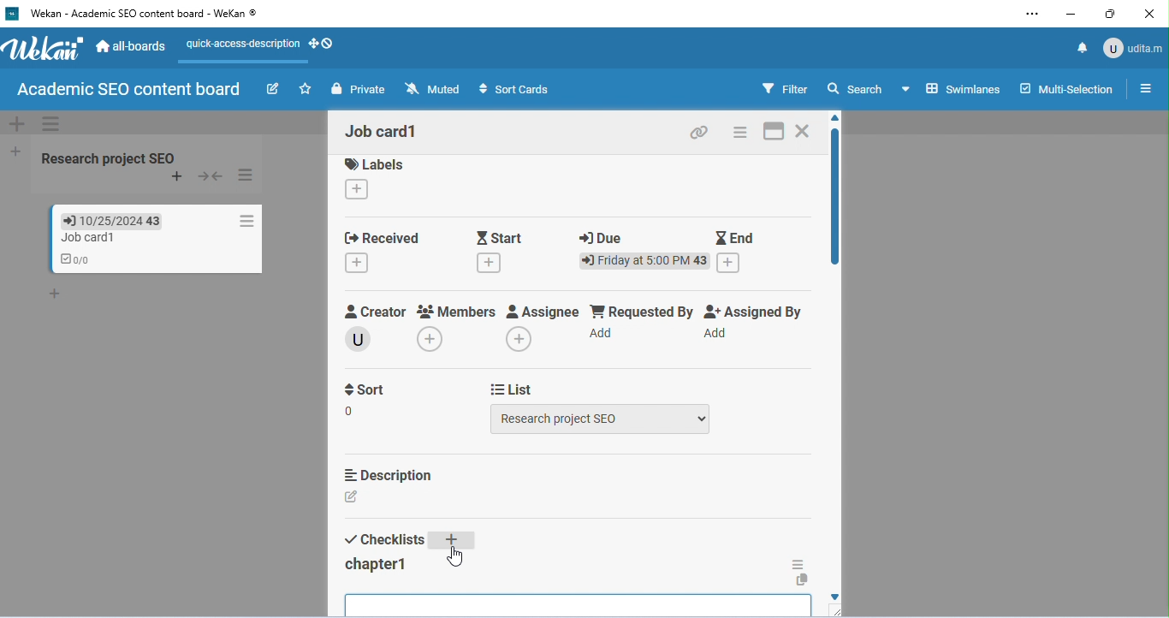 The height and width of the screenshot is (618, 1169). Describe the element at coordinates (352, 498) in the screenshot. I see `add description` at that location.